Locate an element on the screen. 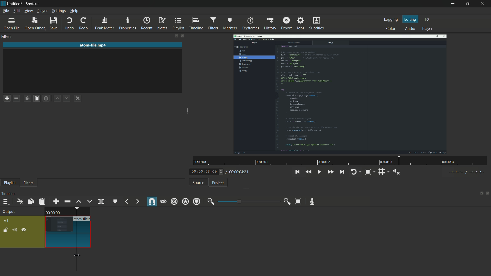 The image size is (491, 276). save is located at coordinates (54, 23).